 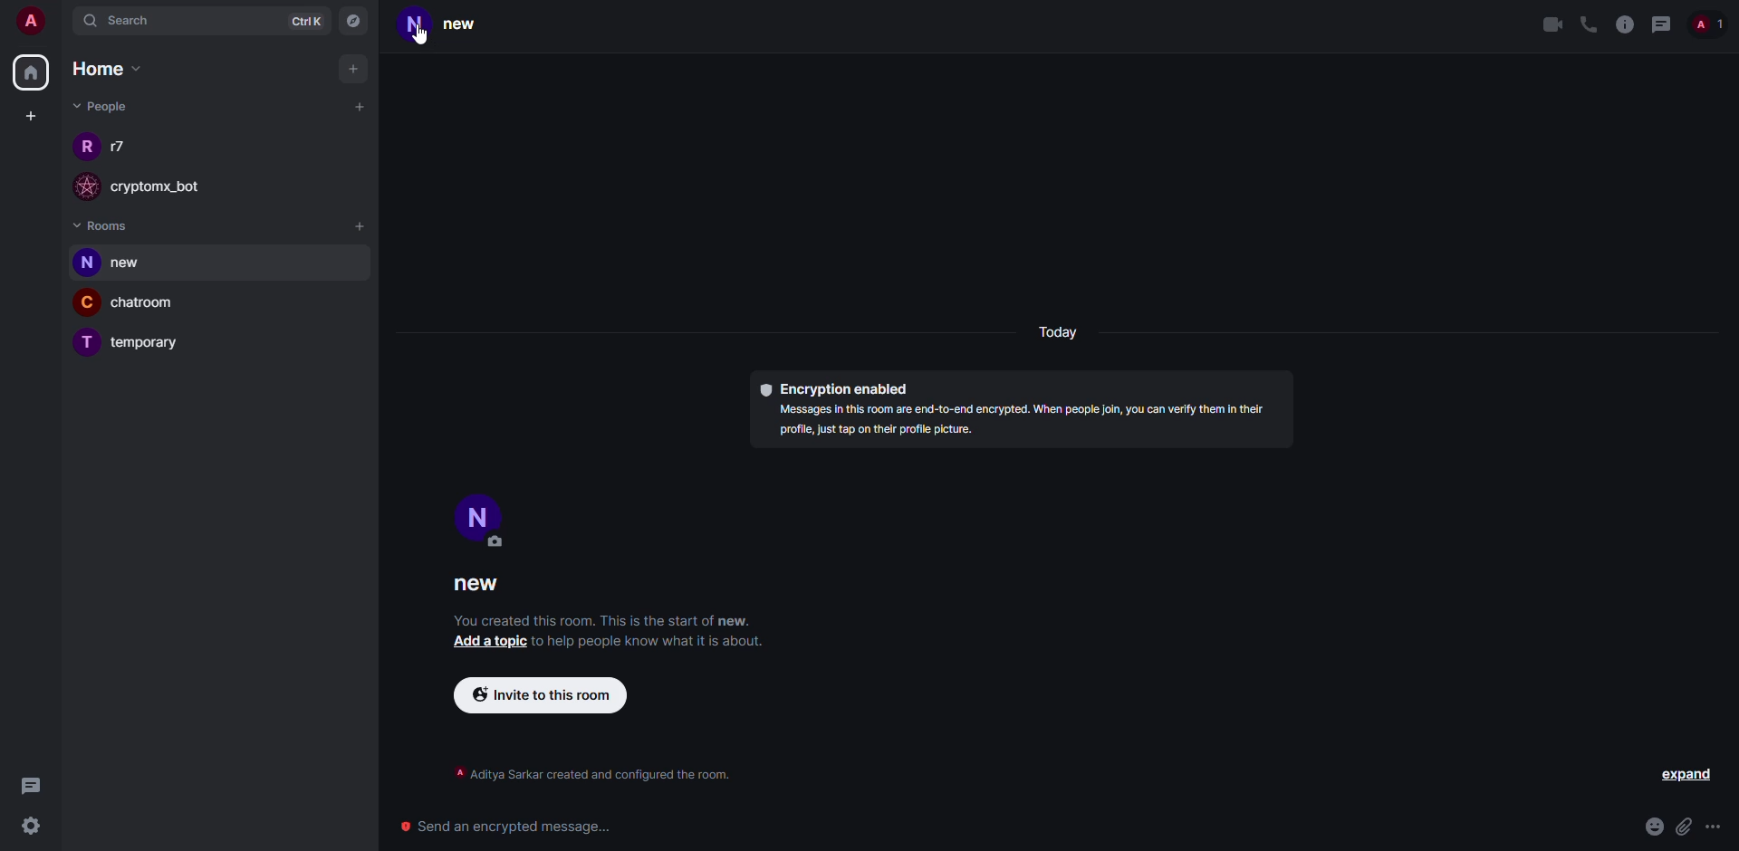 What do you see at coordinates (137, 264) in the screenshot?
I see `room` at bounding box center [137, 264].